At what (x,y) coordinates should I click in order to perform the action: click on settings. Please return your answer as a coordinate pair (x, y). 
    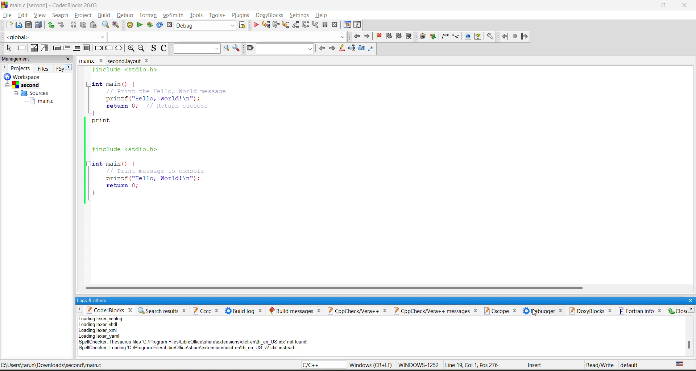
    Looking at the image, I should click on (299, 16).